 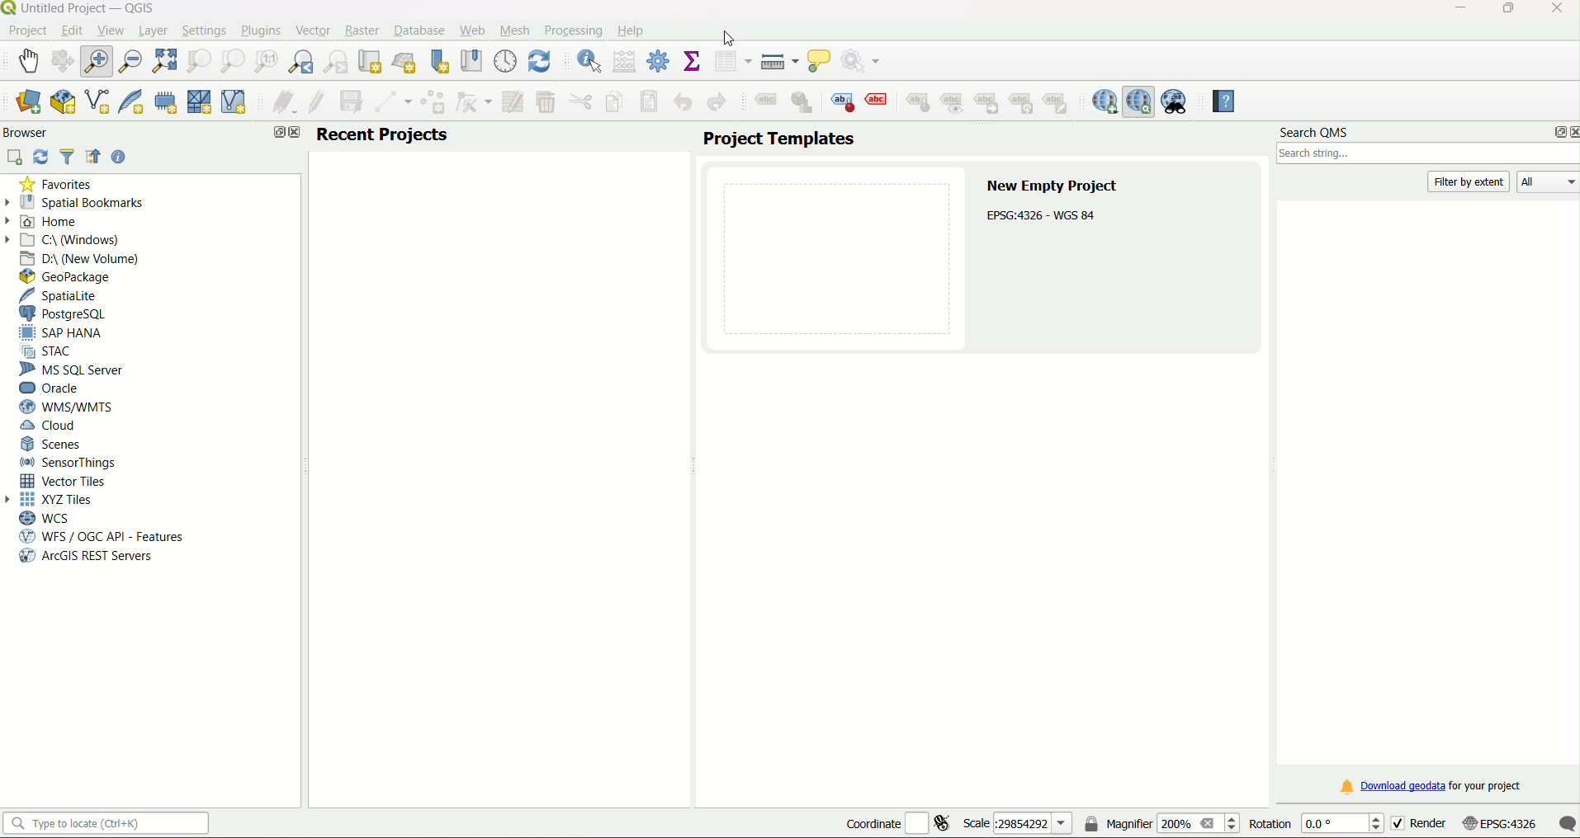 What do you see at coordinates (421, 31) in the screenshot?
I see `database` at bounding box center [421, 31].